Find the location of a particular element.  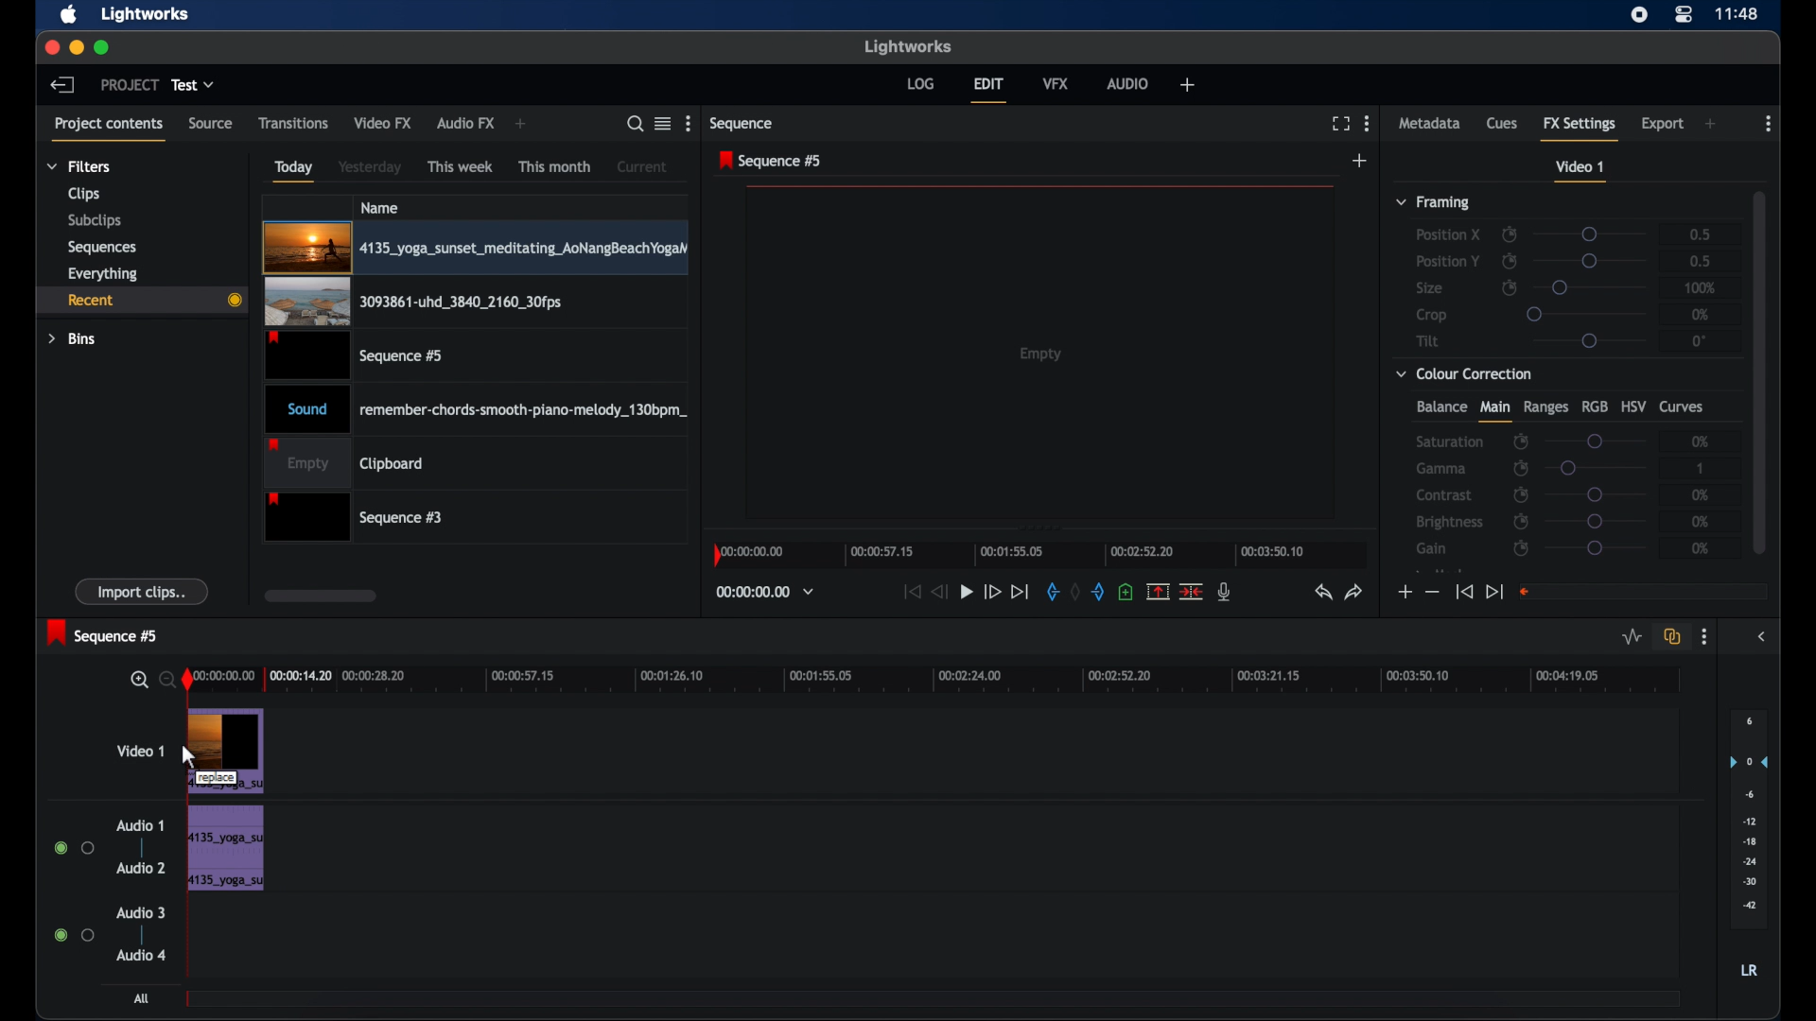

export is located at coordinates (1663, 124).